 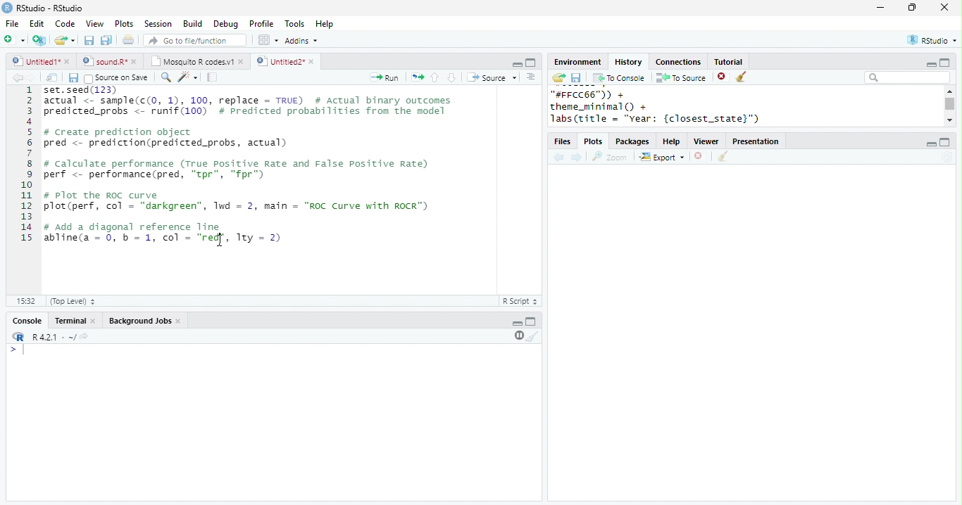 What do you see at coordinates (701, 157) in the screenshot?
I see `close file` at bounding box center [701, 157].